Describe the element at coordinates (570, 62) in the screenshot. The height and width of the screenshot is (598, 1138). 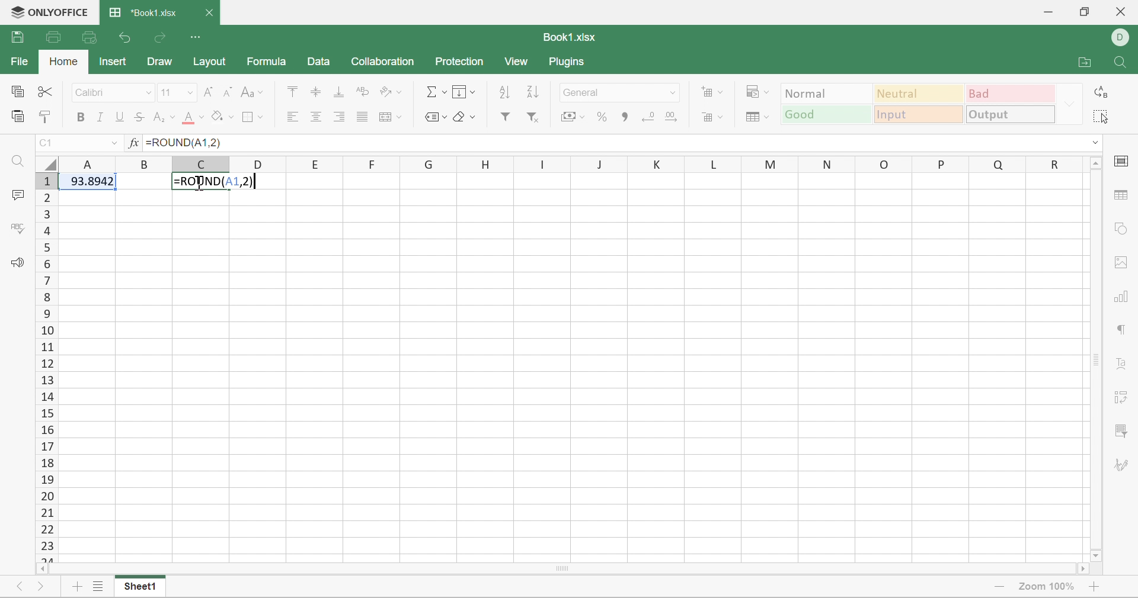
I see `Plugins` at that location.